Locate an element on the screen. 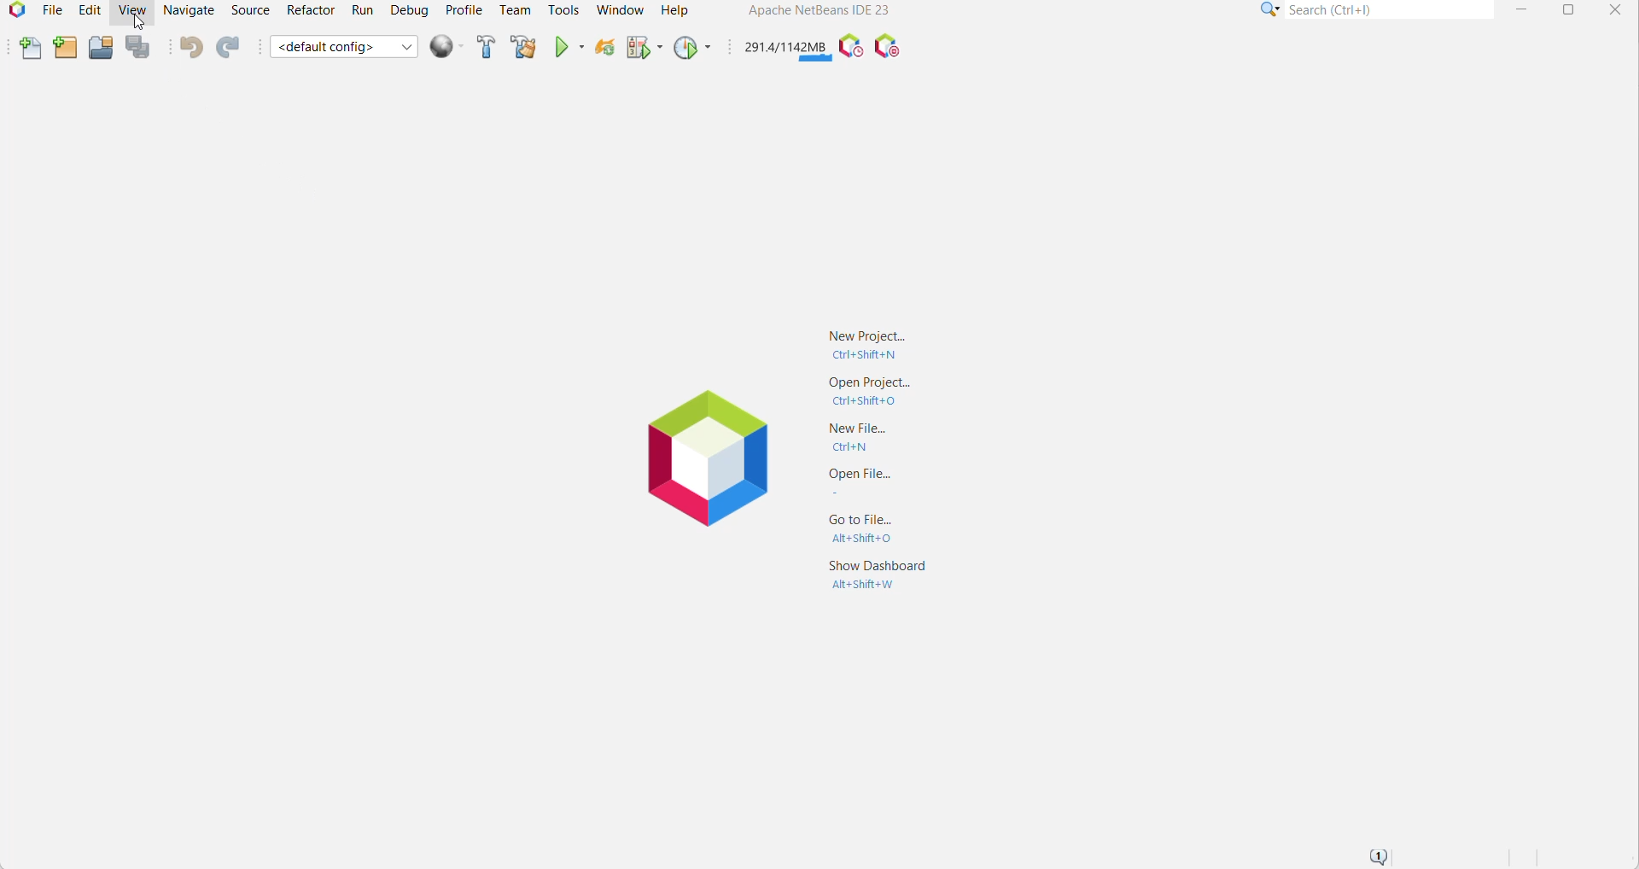  Refactor is located at coordinates (309, 10).